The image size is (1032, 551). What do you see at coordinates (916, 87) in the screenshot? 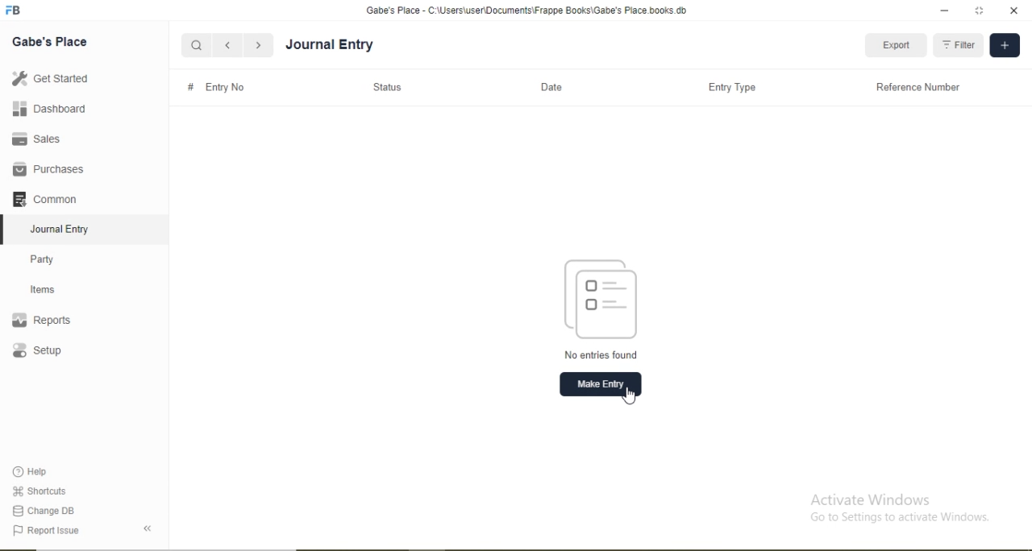
I see `Reference Number` at bounding box center [916, 87].